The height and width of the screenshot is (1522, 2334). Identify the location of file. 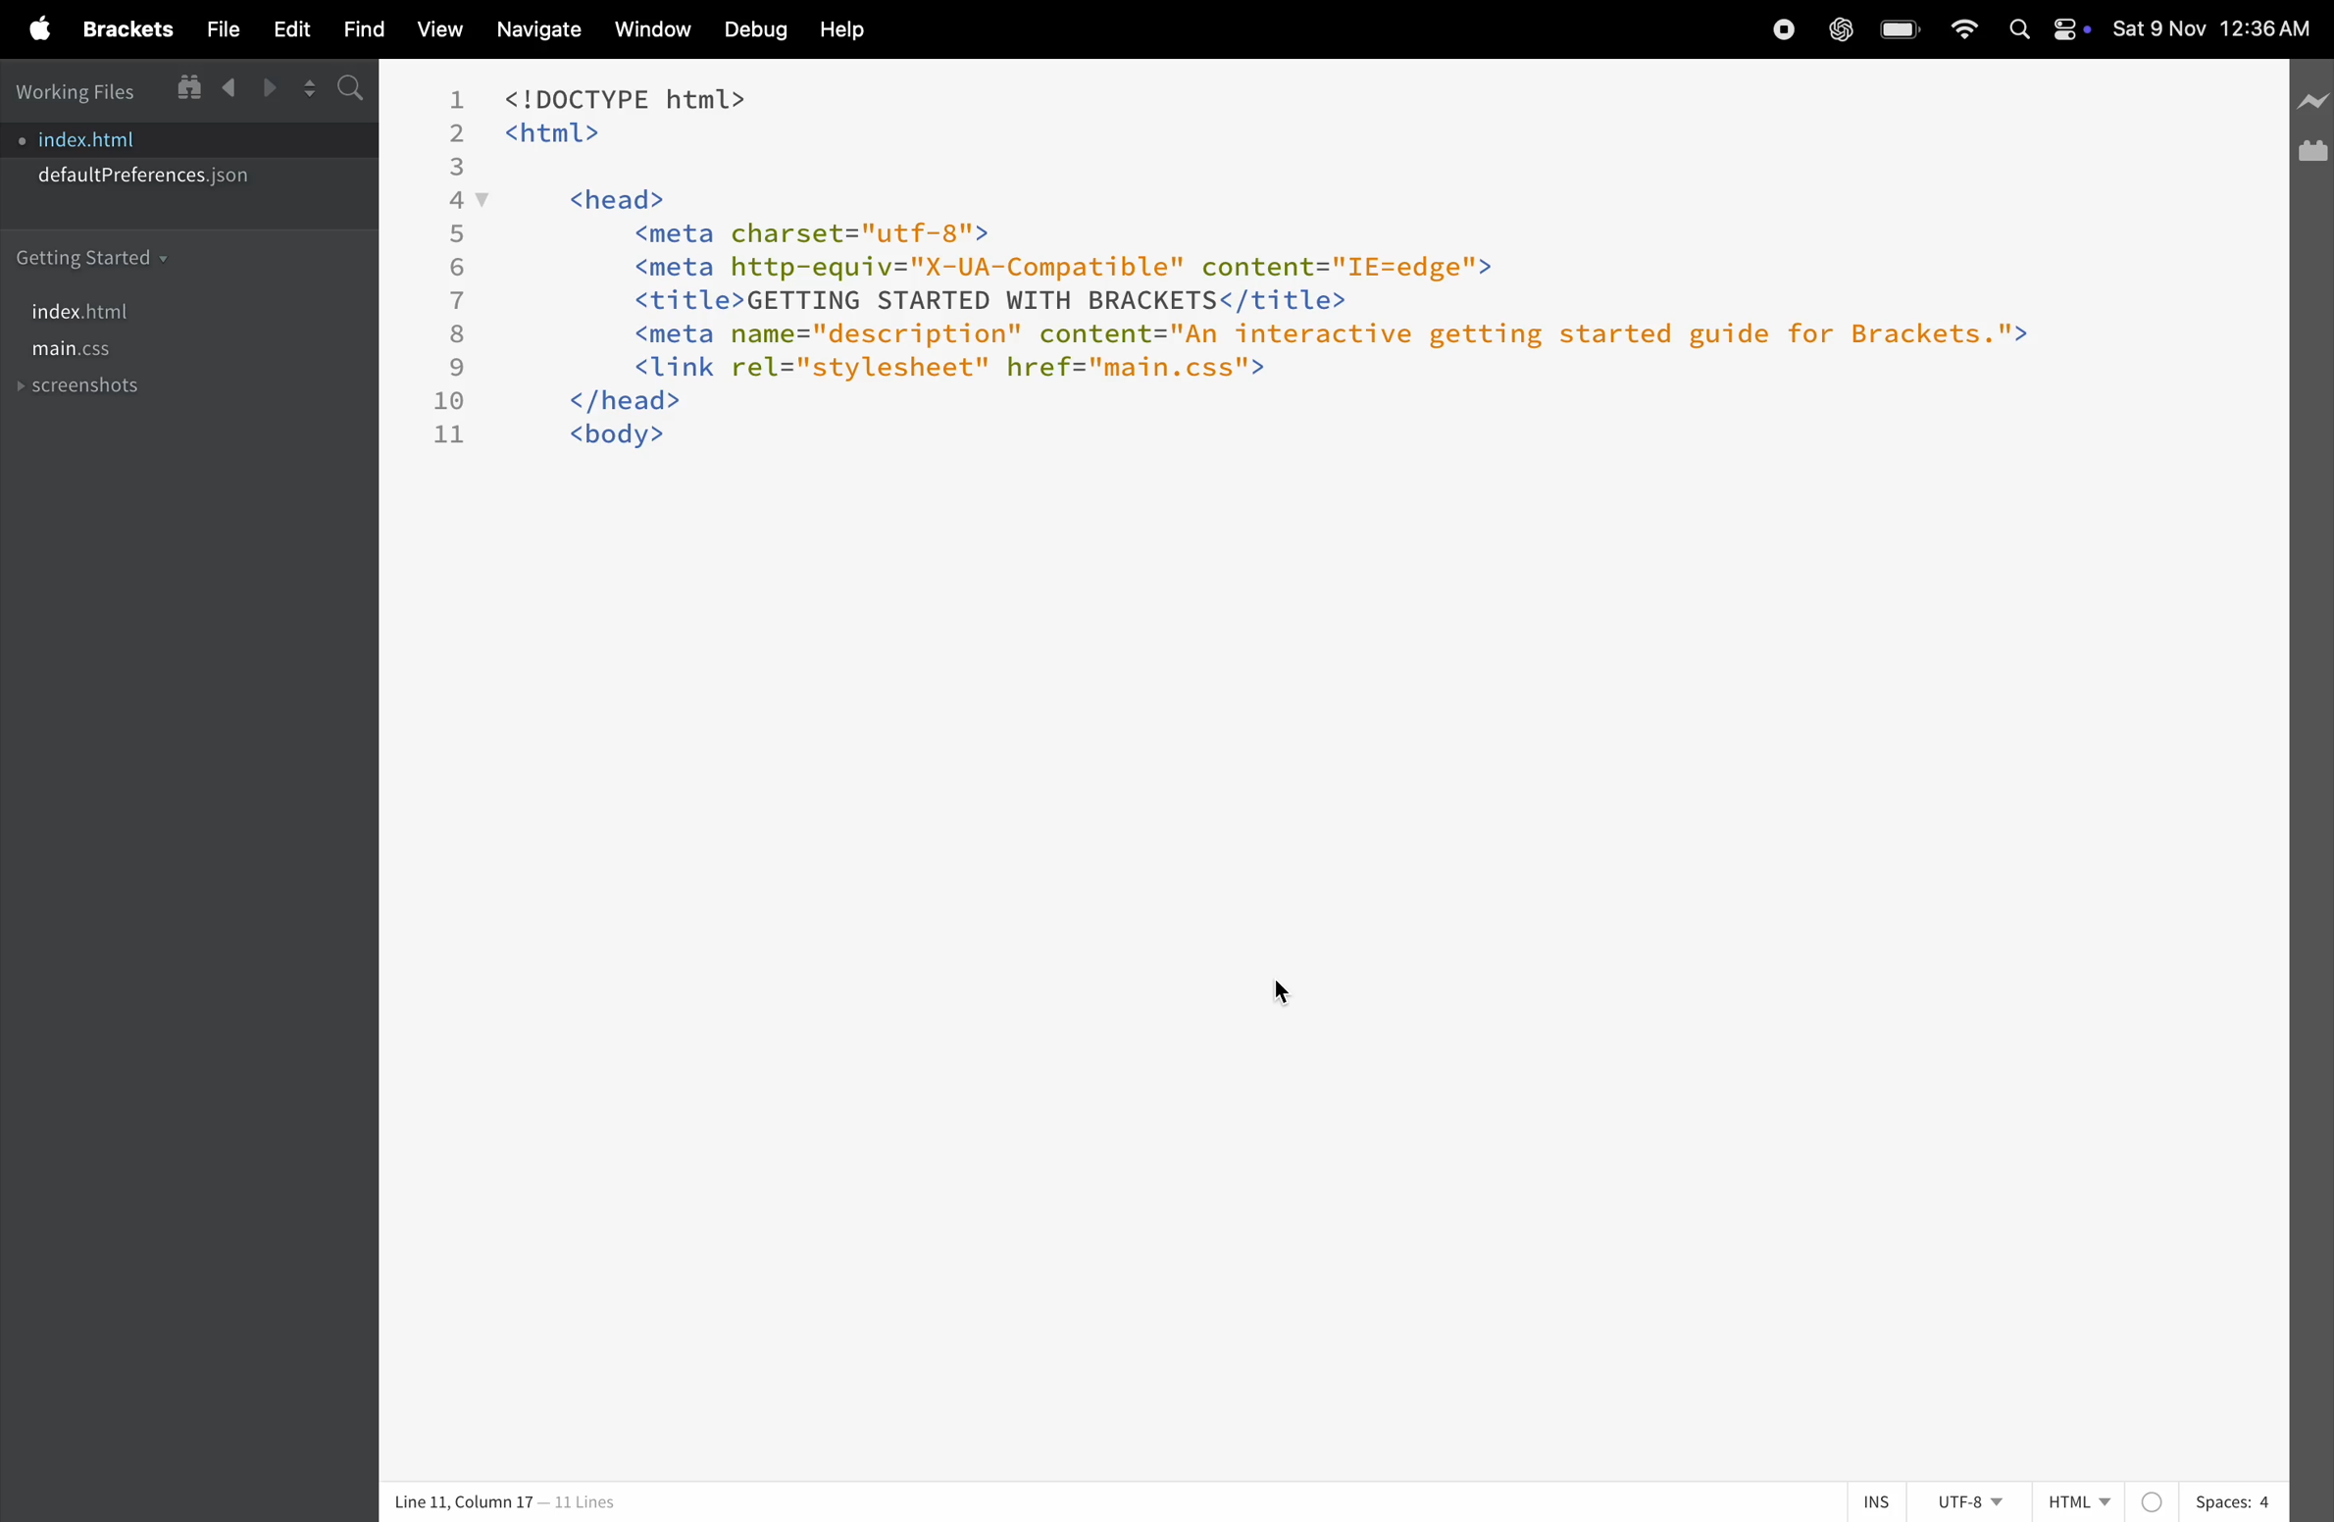
(217, 31).